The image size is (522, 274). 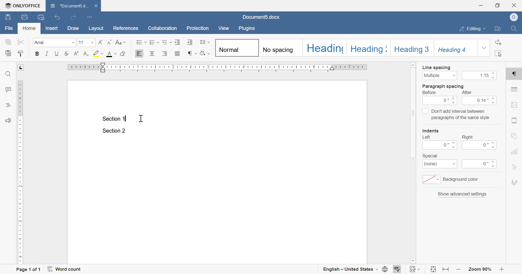 What do you see at coordinates (480, 76) in the screenshot?
I see `1.15` at bounding box center [480, 76].